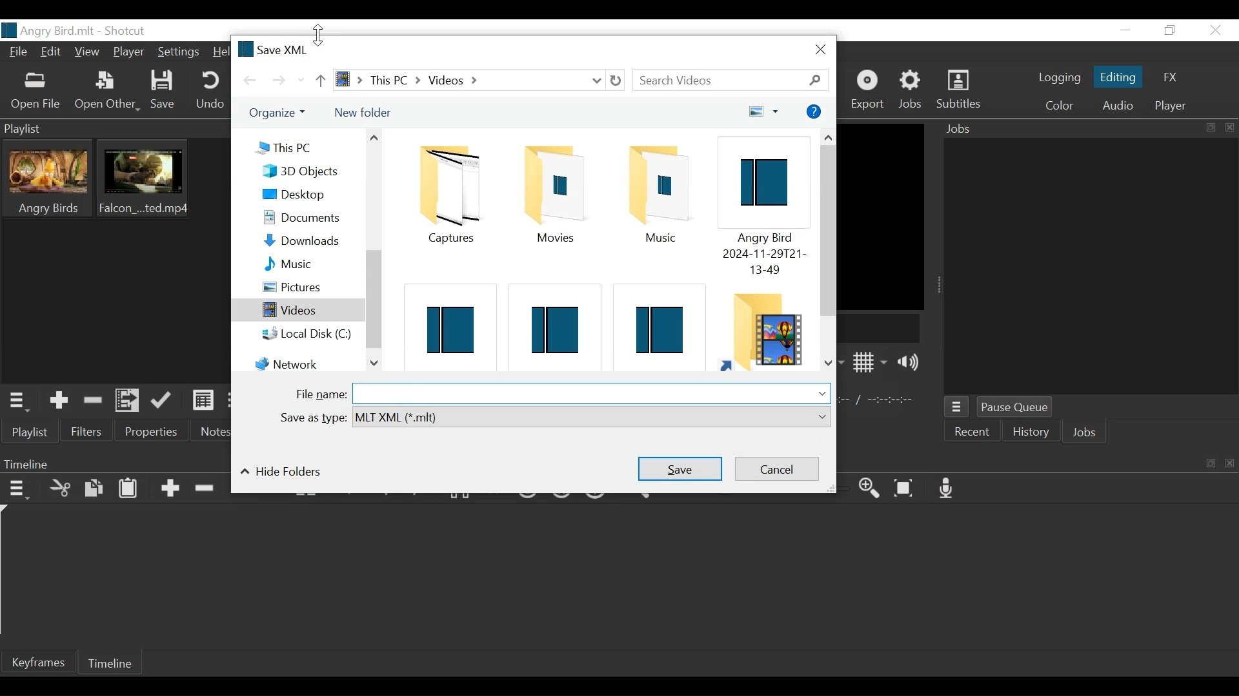 This screenshot has width=1239, height=696. I want to click on Local Disk (C:), so click(311, 334).